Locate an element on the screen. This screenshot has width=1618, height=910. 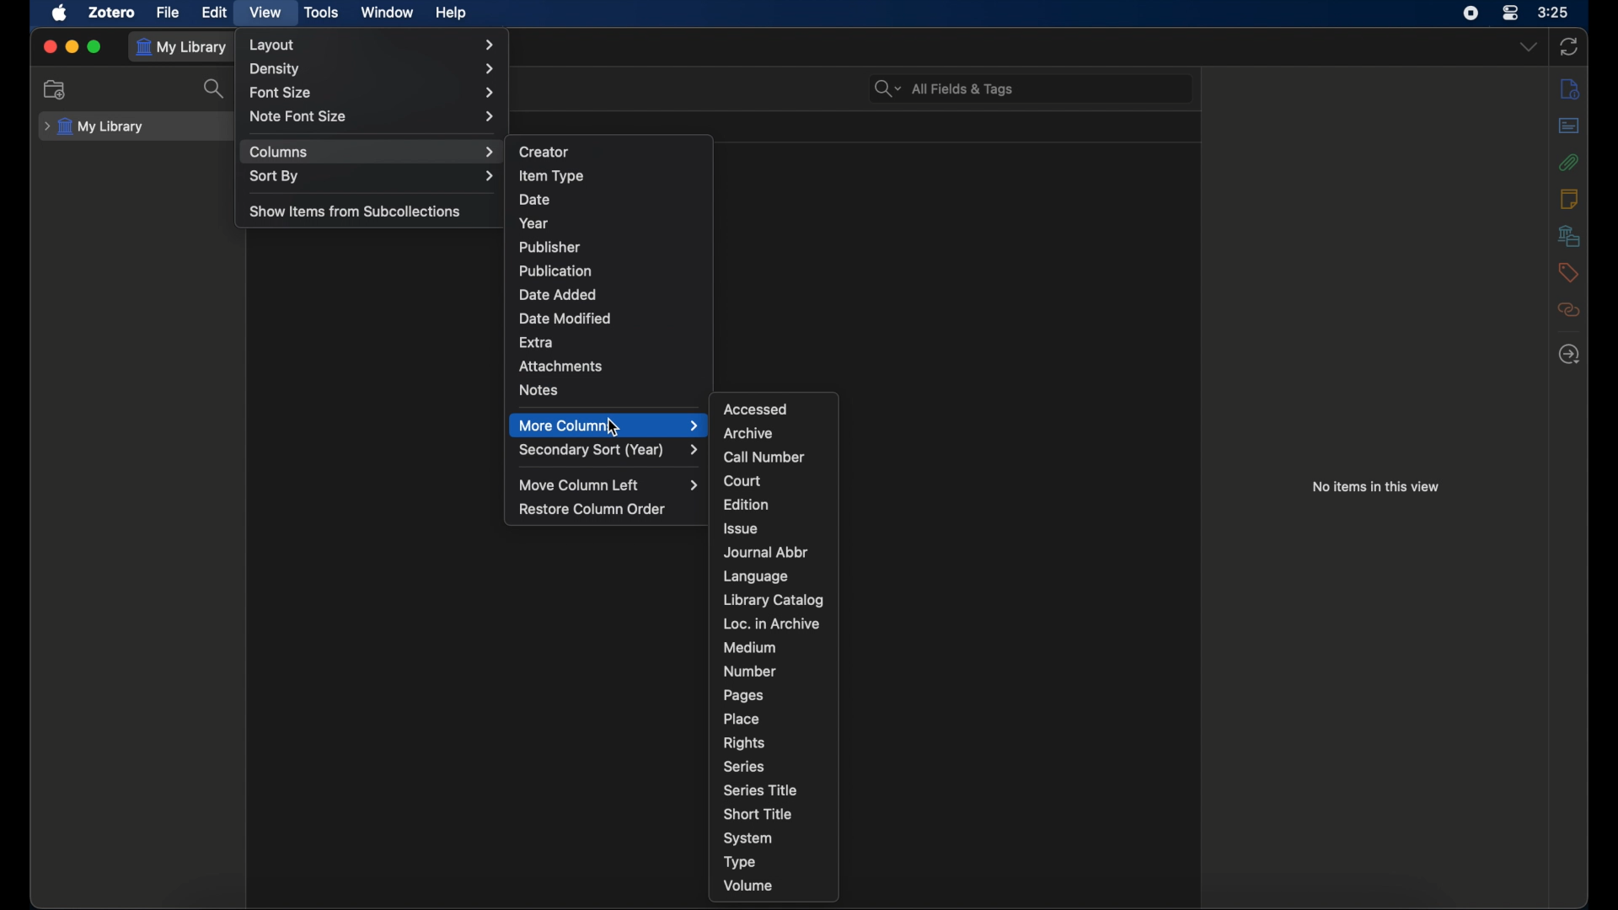
edition is located at coordinates (747, 504).